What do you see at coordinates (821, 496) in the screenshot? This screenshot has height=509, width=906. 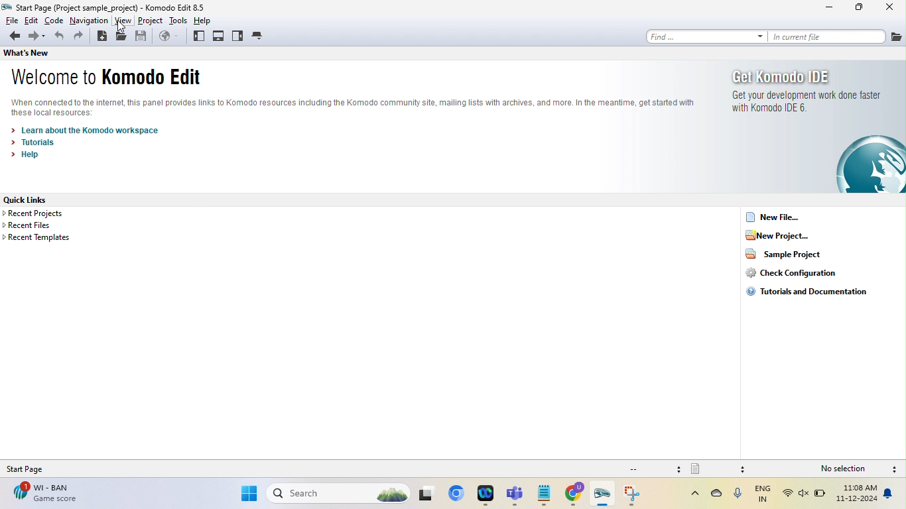 I see `battery` at bounding box center [821, 496].